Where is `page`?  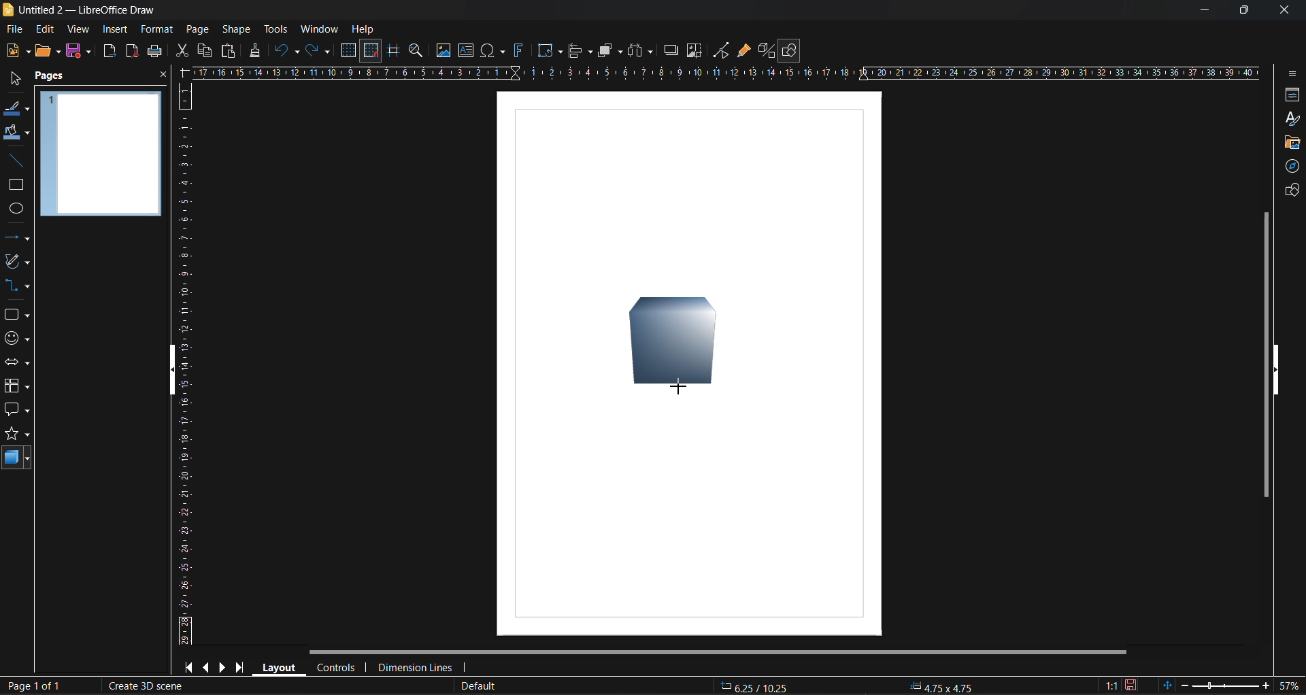
page is located at coordinates (197, 29).